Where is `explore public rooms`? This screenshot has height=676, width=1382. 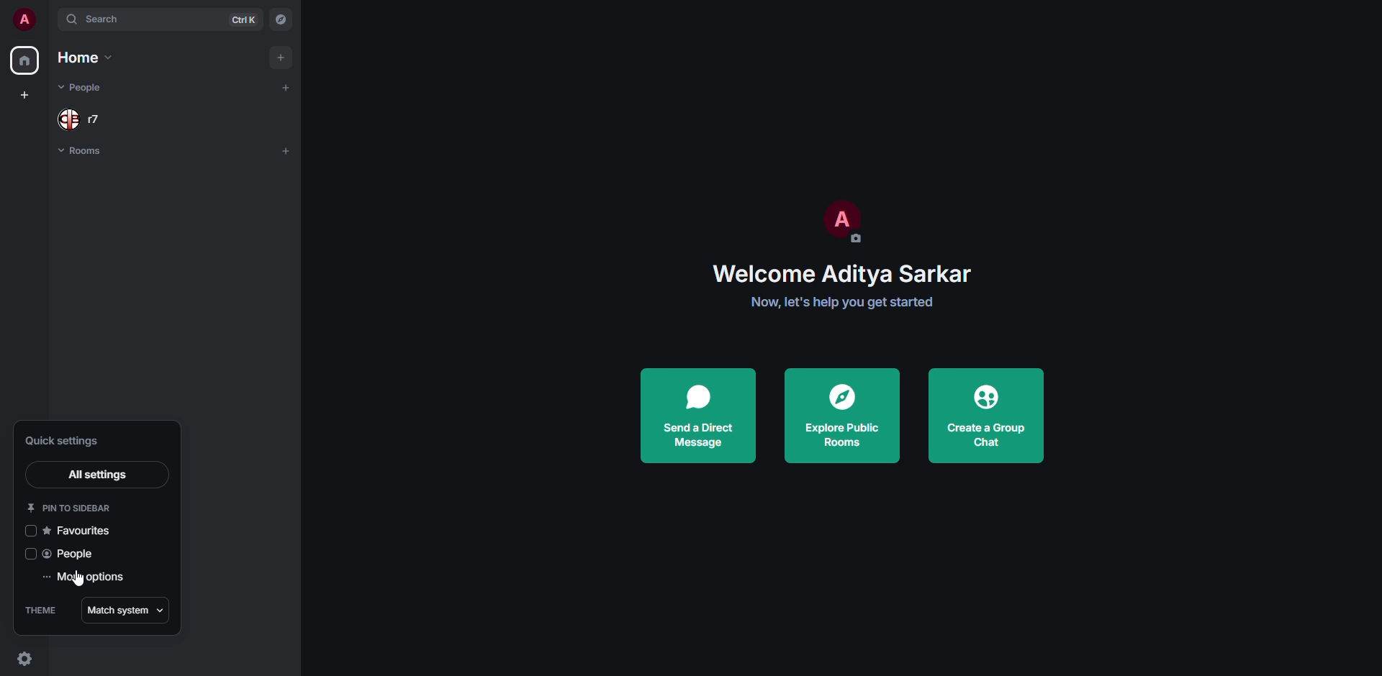
explore public rooms is located at coordinates (846, 414).